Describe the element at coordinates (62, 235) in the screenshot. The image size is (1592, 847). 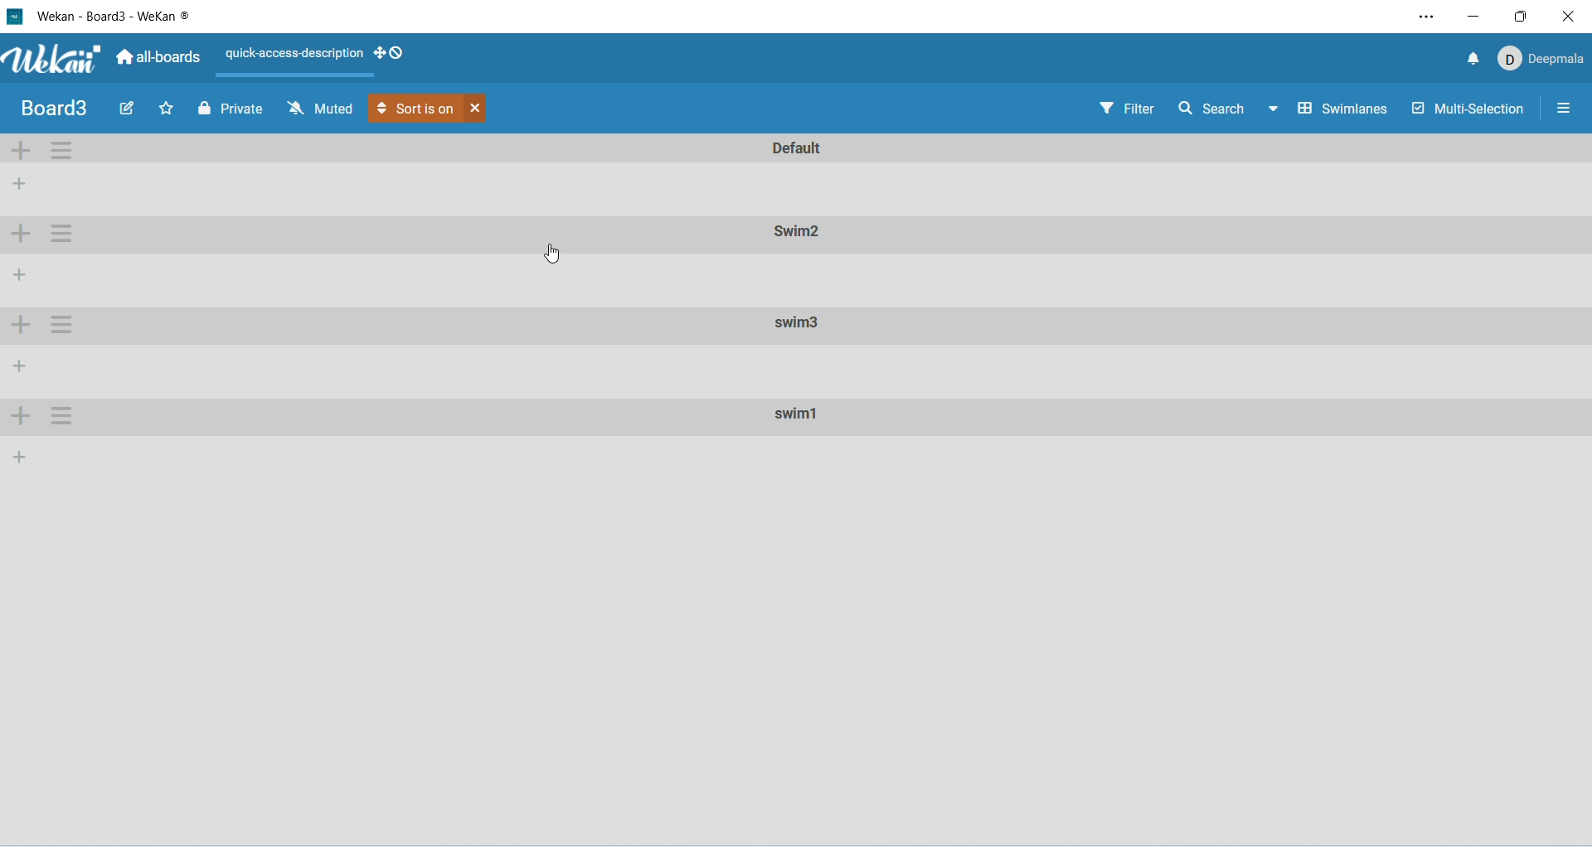
I see `swimlane actions` at that location.